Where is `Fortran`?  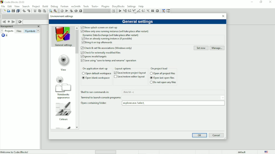 Fortran is located at coordinates (64, 6).